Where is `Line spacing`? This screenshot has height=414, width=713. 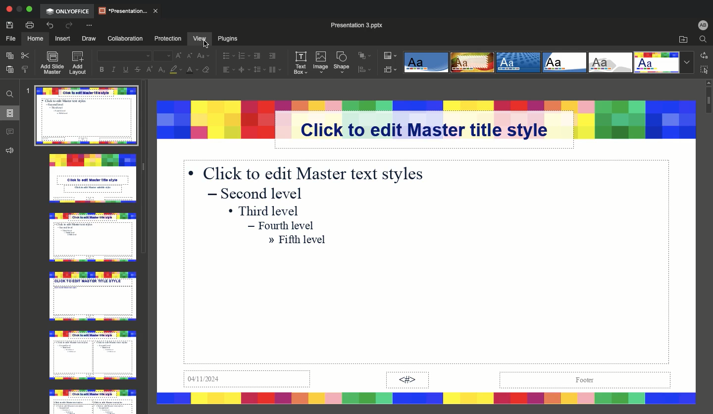 Line spacing is located at coordinates (257, 70).